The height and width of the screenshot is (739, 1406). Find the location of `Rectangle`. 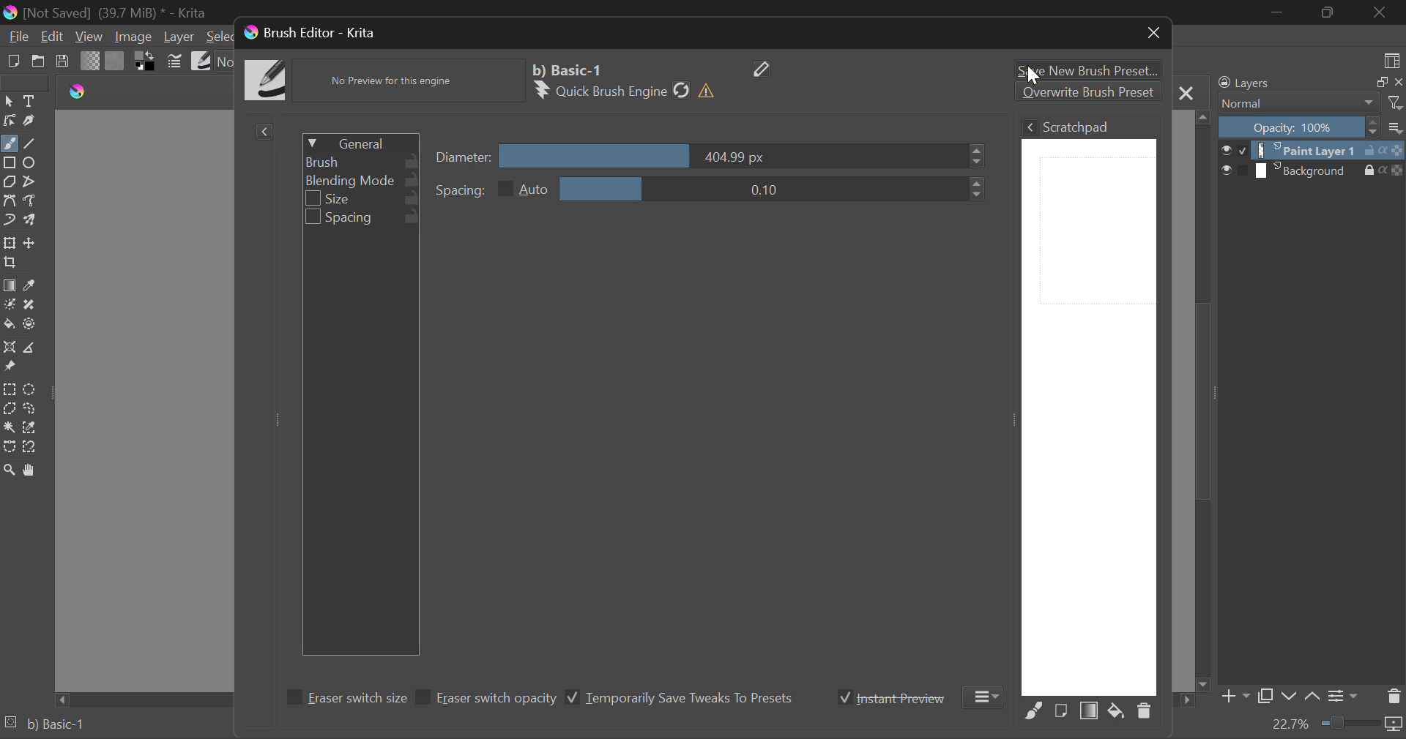

Rectangle is located at coordinates (10, 164).